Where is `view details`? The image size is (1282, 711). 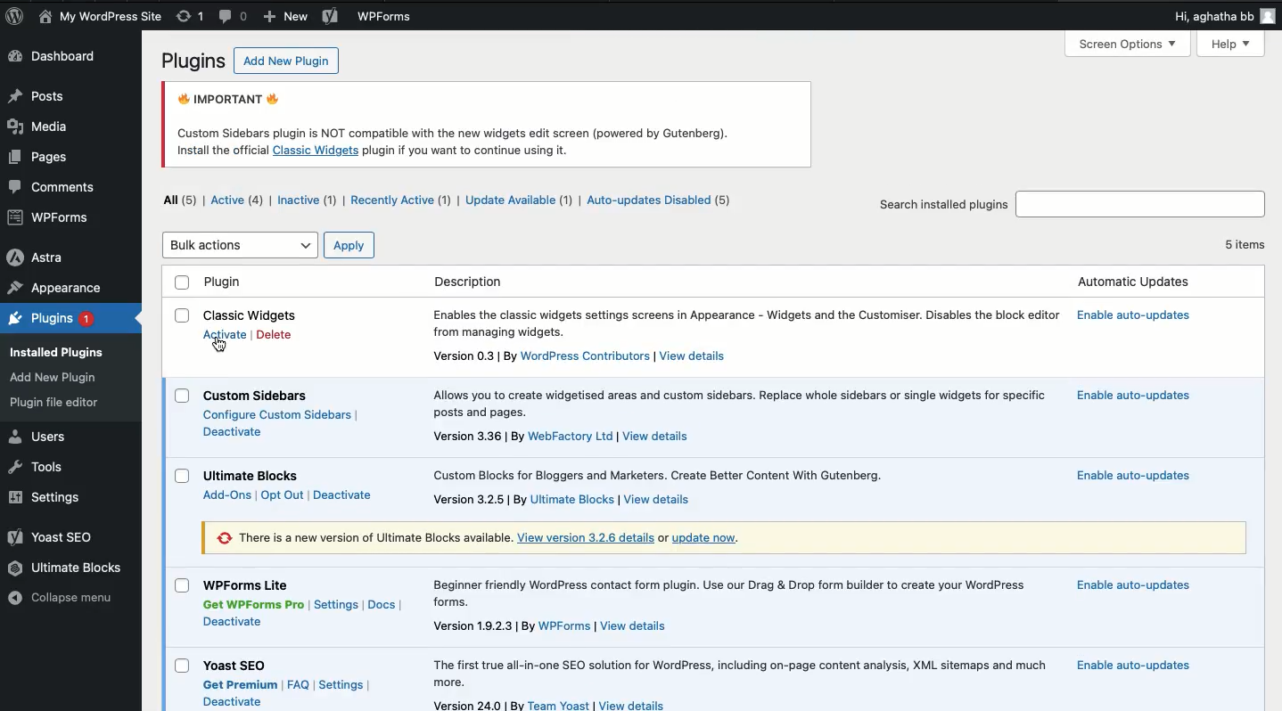
view details is located at coordinates (586, 537).